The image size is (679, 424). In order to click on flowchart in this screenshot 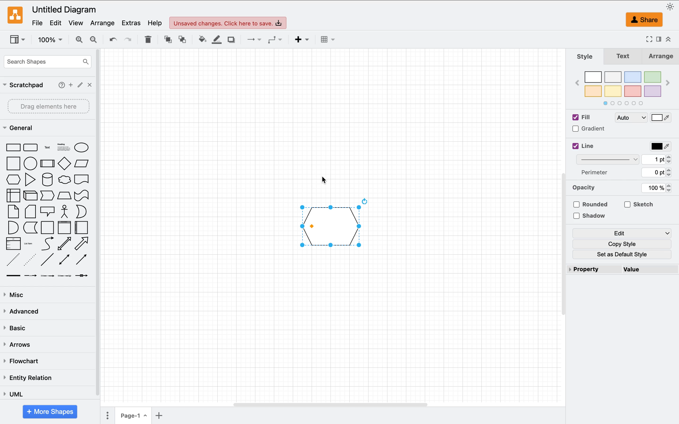, I will do `click(20, 360)`.